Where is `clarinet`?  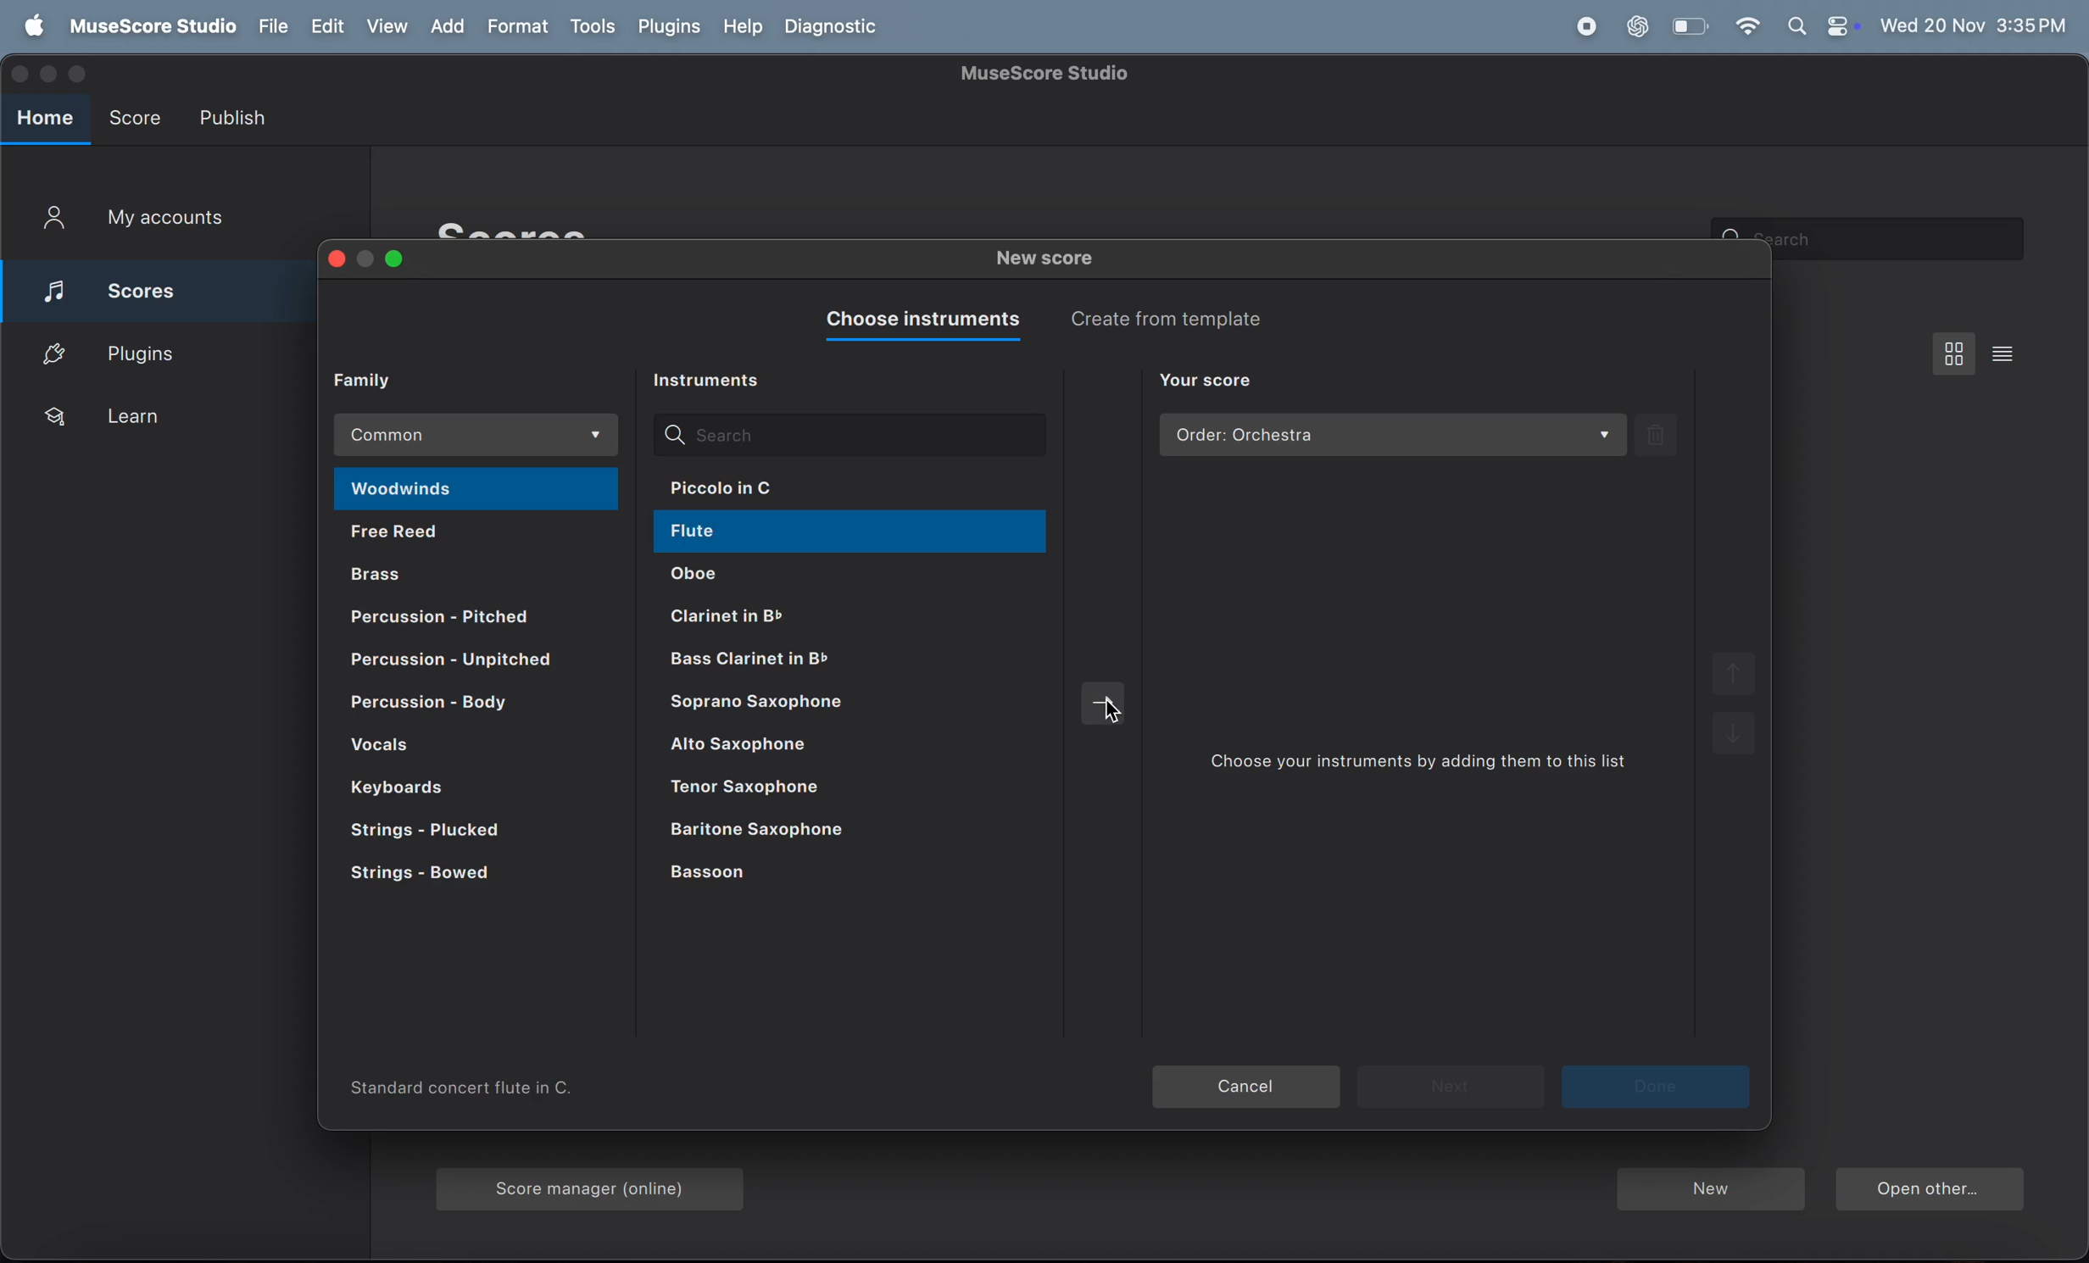 clarinet is located at coordinates (823, 660).